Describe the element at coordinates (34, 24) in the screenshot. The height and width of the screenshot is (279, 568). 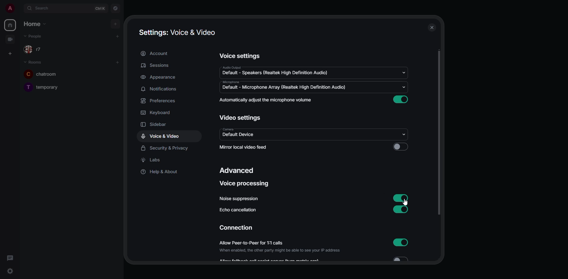
I see `home` at that location.